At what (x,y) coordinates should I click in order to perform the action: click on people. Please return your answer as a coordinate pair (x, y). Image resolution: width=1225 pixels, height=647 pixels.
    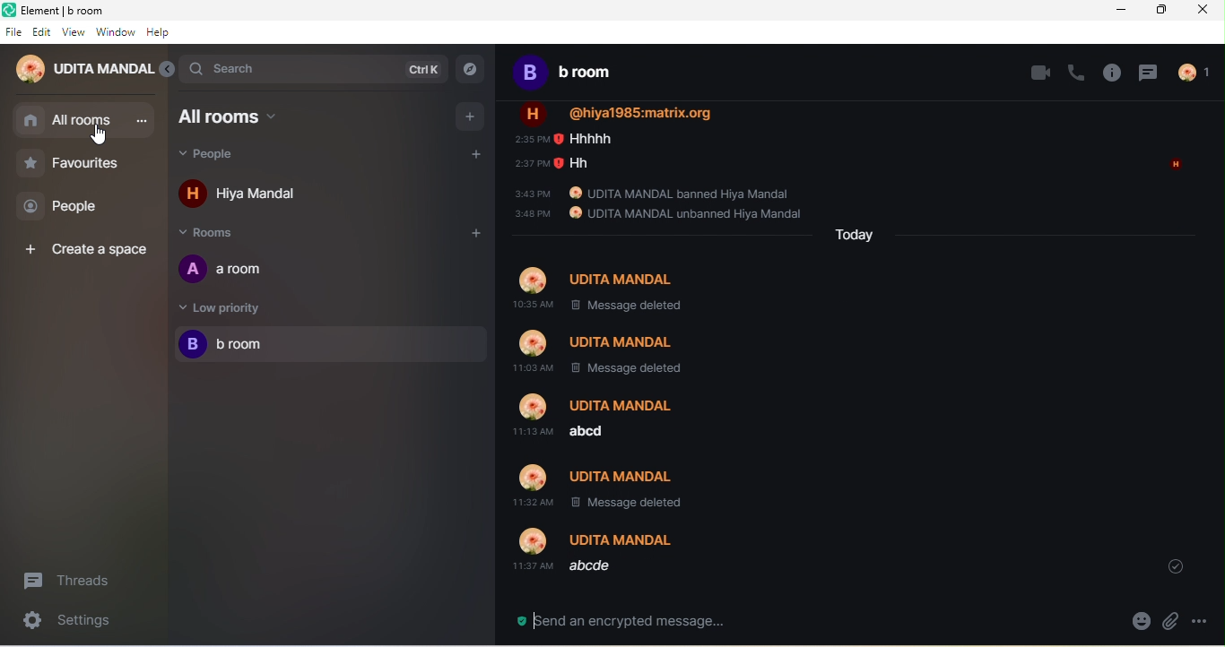
    Looking at the image, I should click on (72, 206).